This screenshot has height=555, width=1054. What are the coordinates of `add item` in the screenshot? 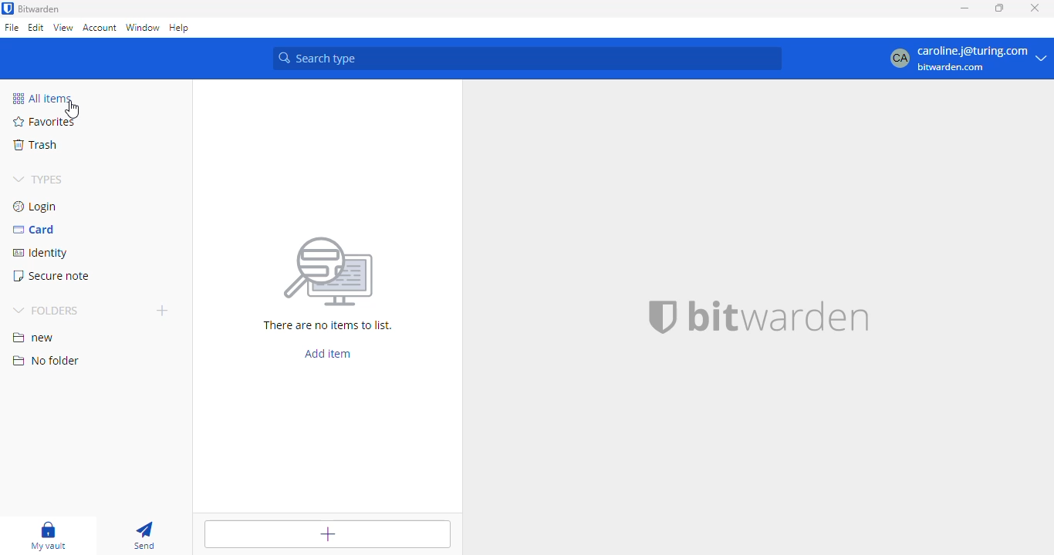 It's located at (328, 353).